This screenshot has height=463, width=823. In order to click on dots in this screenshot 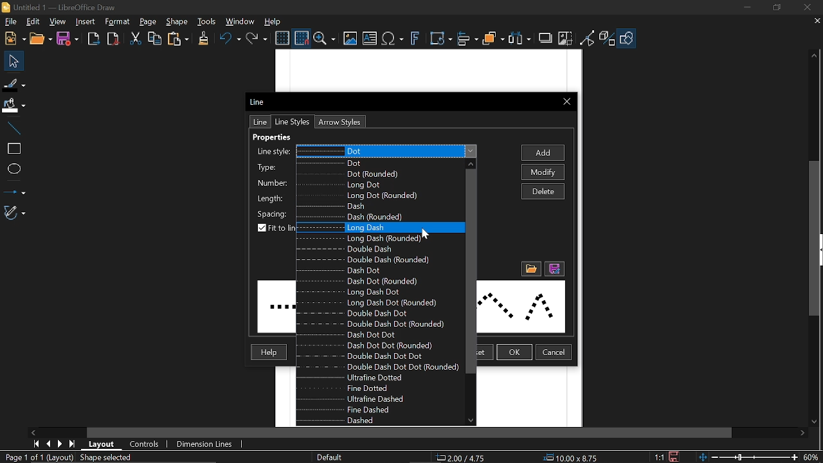, I will do `click(276, 307)`.